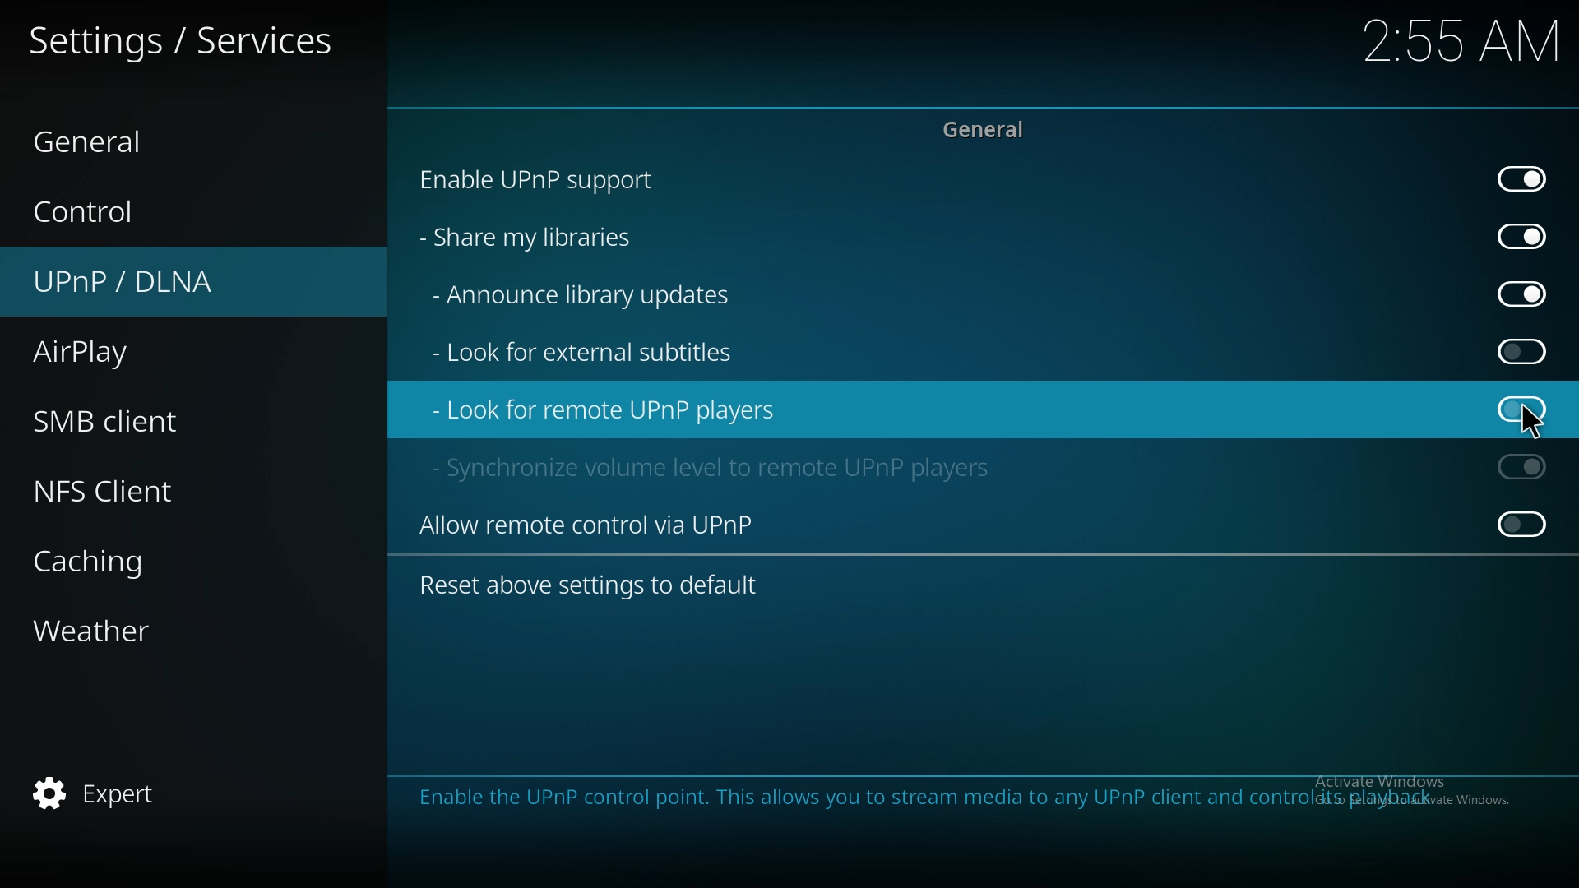 Image resolution: width=1579 pixels, height=888 pixels. What do you see at coordinates (589, 294) in the screenshot?
I see `announce library updates` at bounding box center [589, 294].